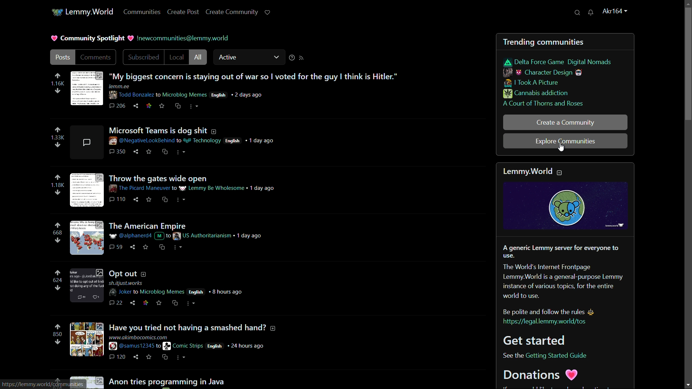 The image size is (692, 389). Describe the element at coordinates (549, 322) in the screenshot. I see `link` at that location.